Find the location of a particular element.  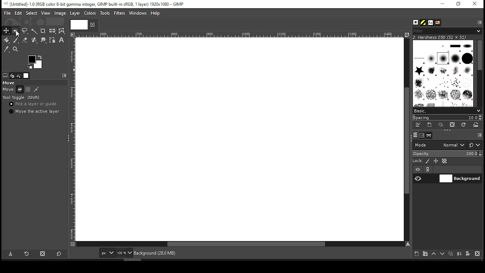

fuzzy selection tool is located at coordinates (34, 31).